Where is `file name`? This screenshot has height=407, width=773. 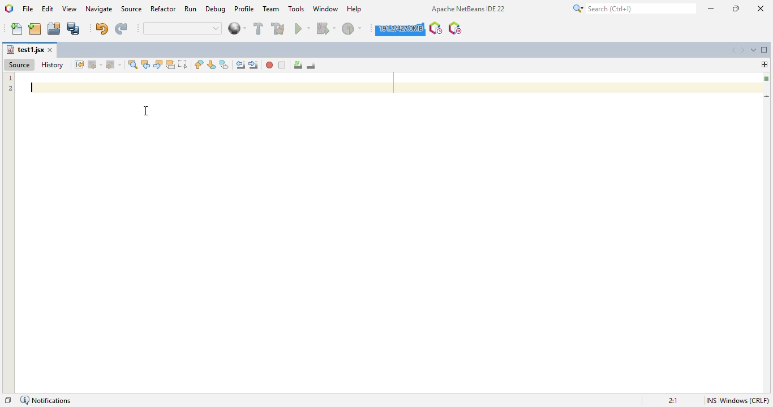 file name is located at coordinates (25, 50).